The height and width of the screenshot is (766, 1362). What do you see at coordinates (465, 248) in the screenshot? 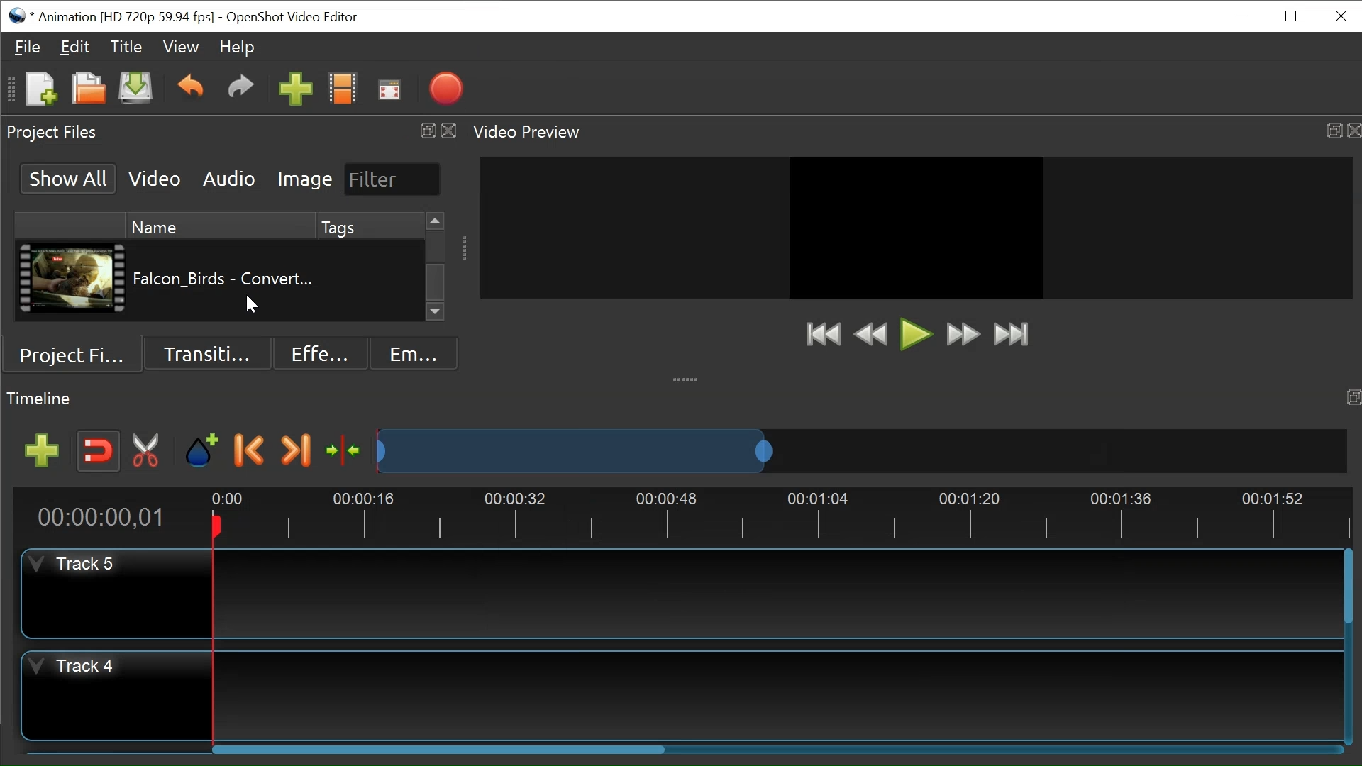
I see `Drag handle` at bounding box center [465, 248].